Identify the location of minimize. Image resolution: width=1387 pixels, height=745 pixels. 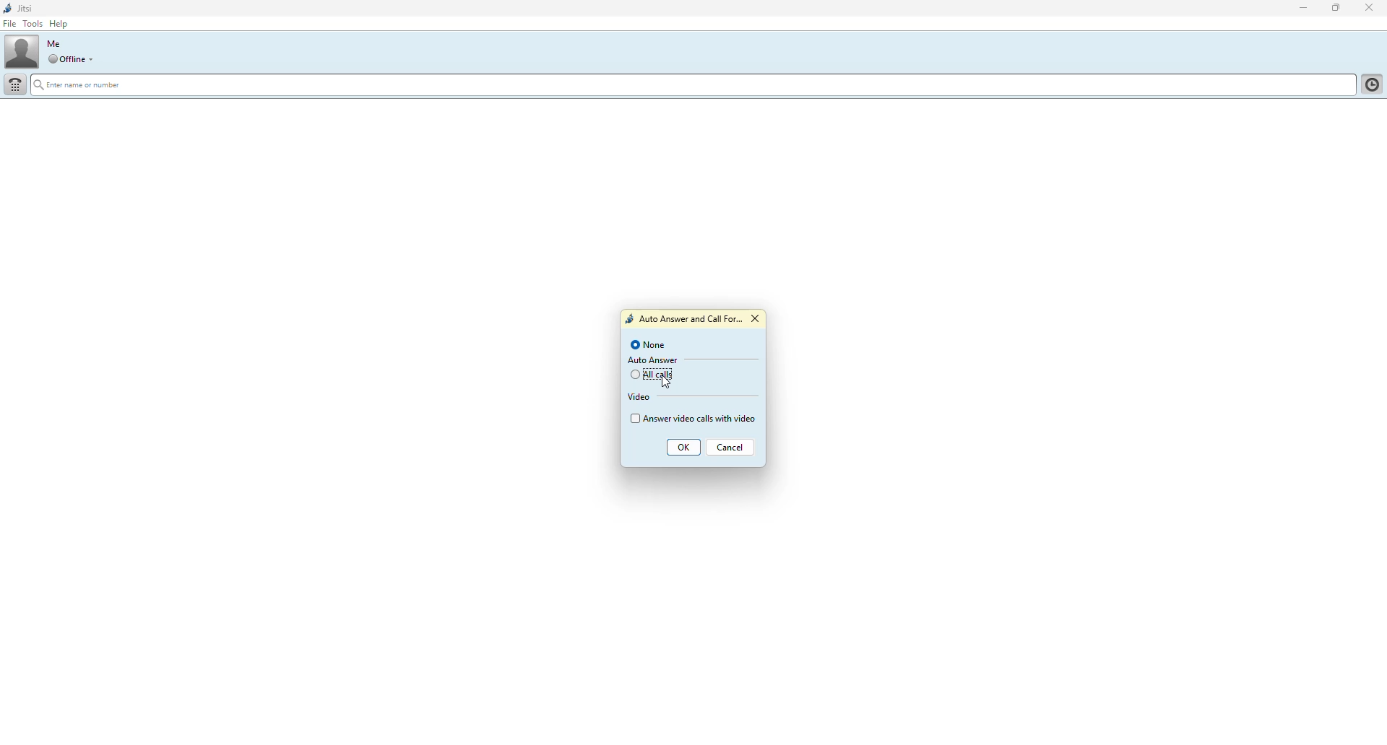
(1301, 9).